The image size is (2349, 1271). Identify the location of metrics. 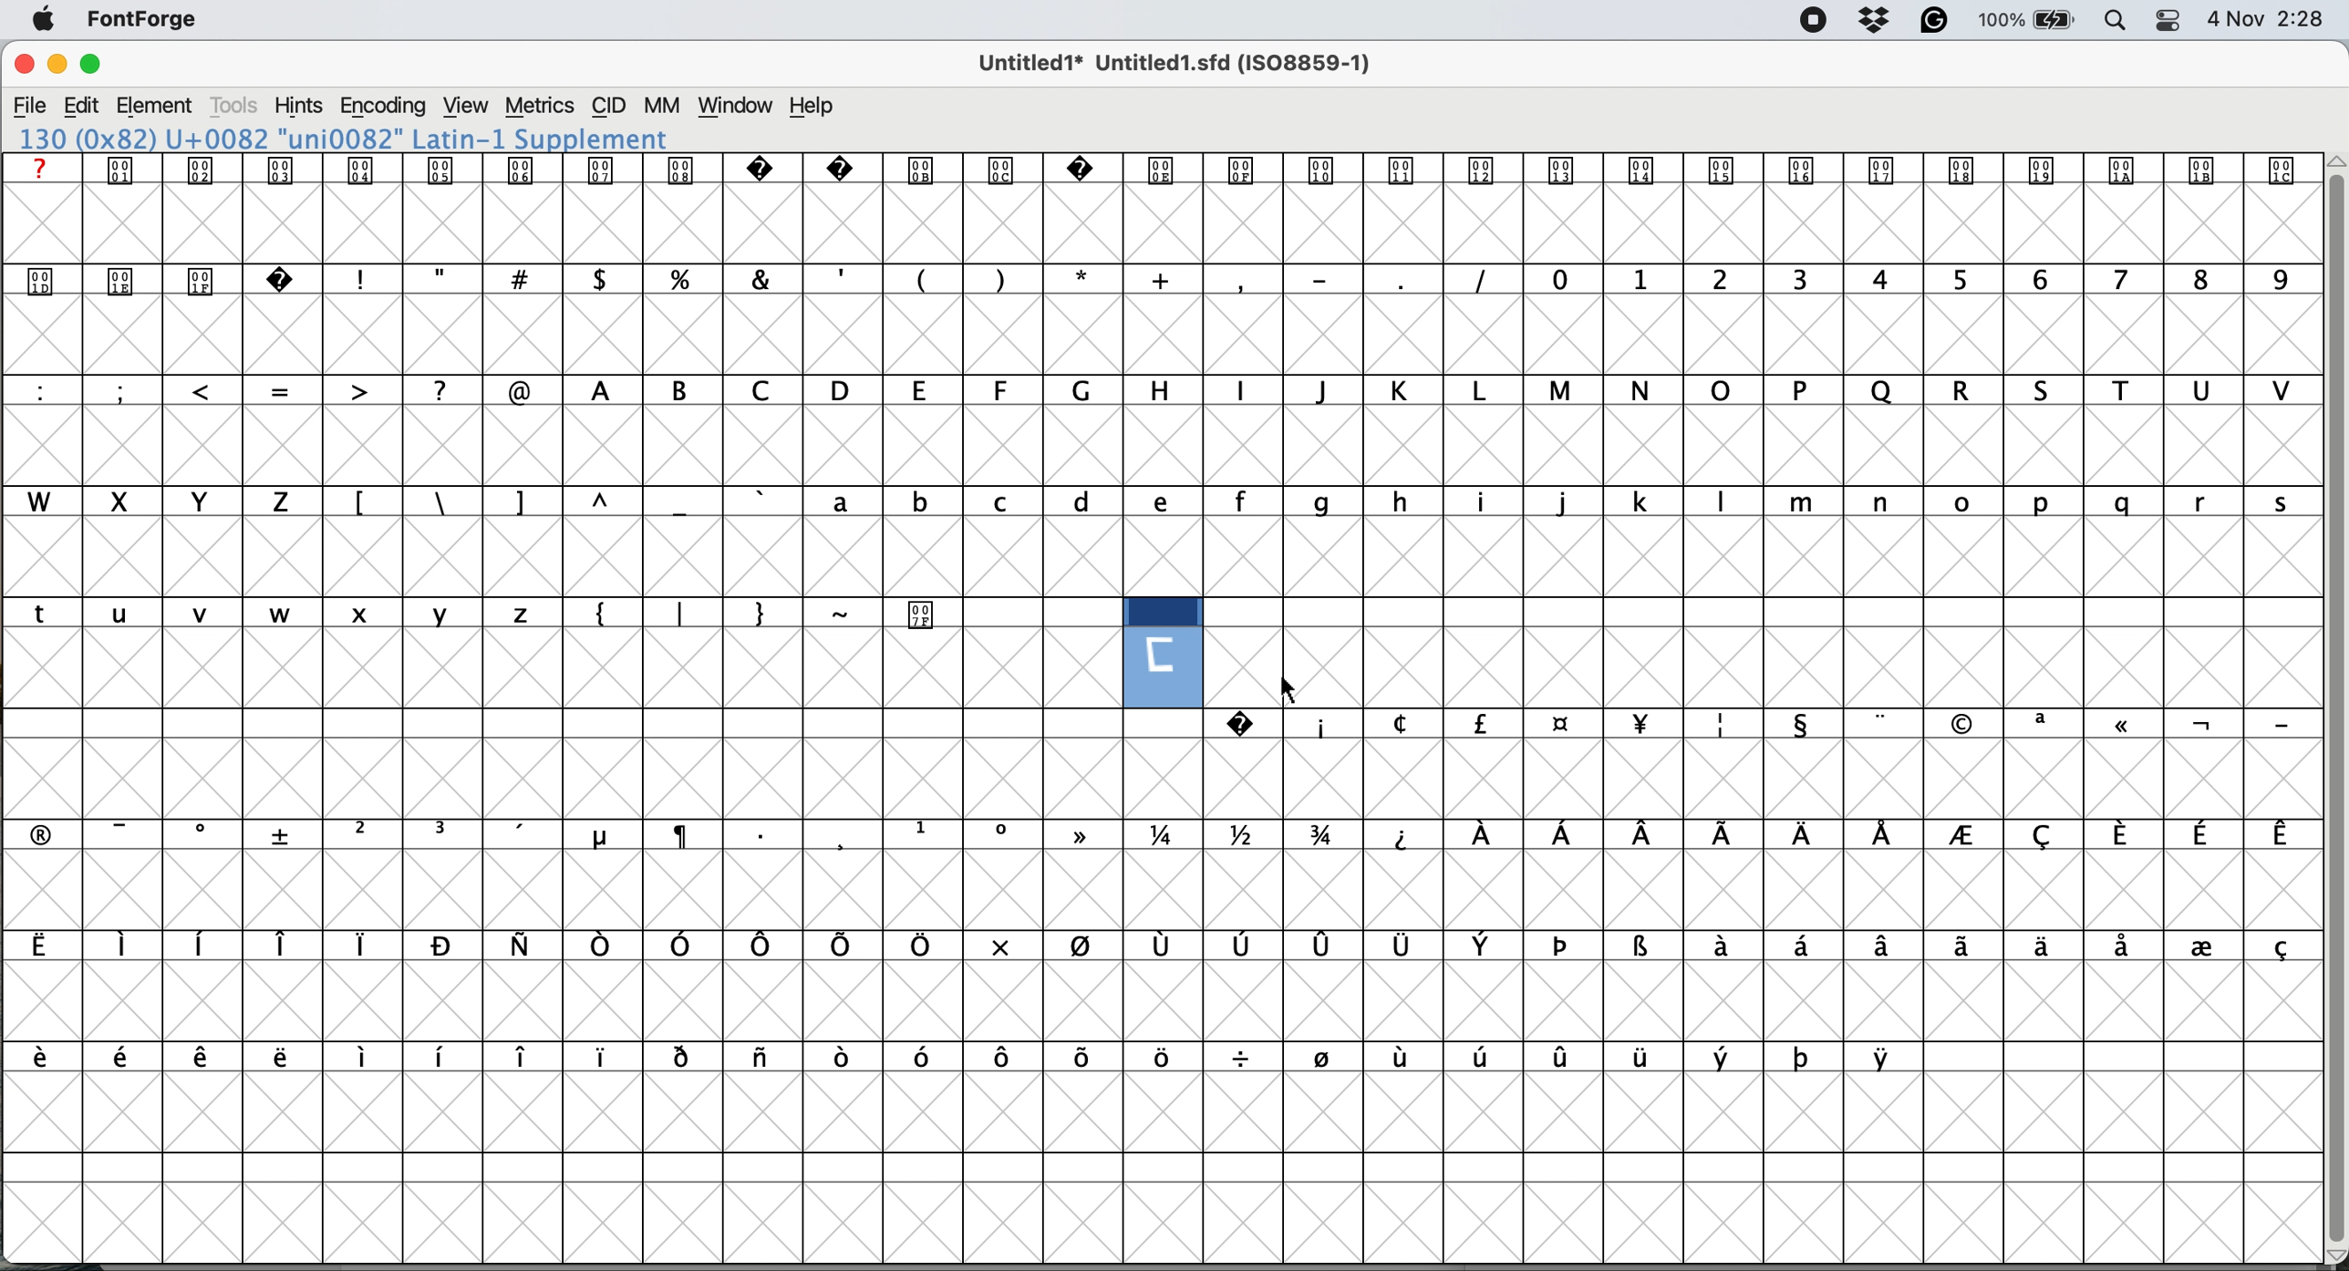
(539, 107).